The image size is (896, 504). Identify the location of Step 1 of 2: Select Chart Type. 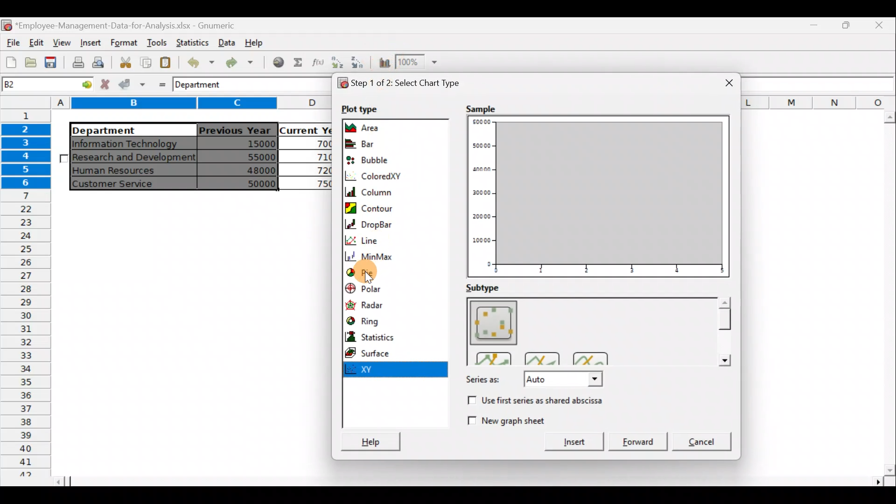
(409, 84).